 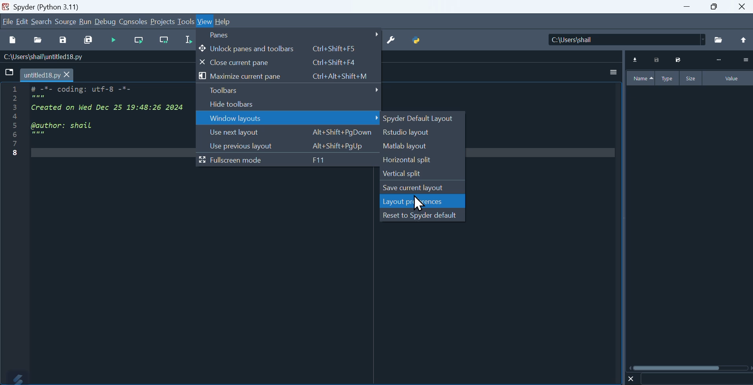 I want to click on Maximize, so click(x=714, y=7).